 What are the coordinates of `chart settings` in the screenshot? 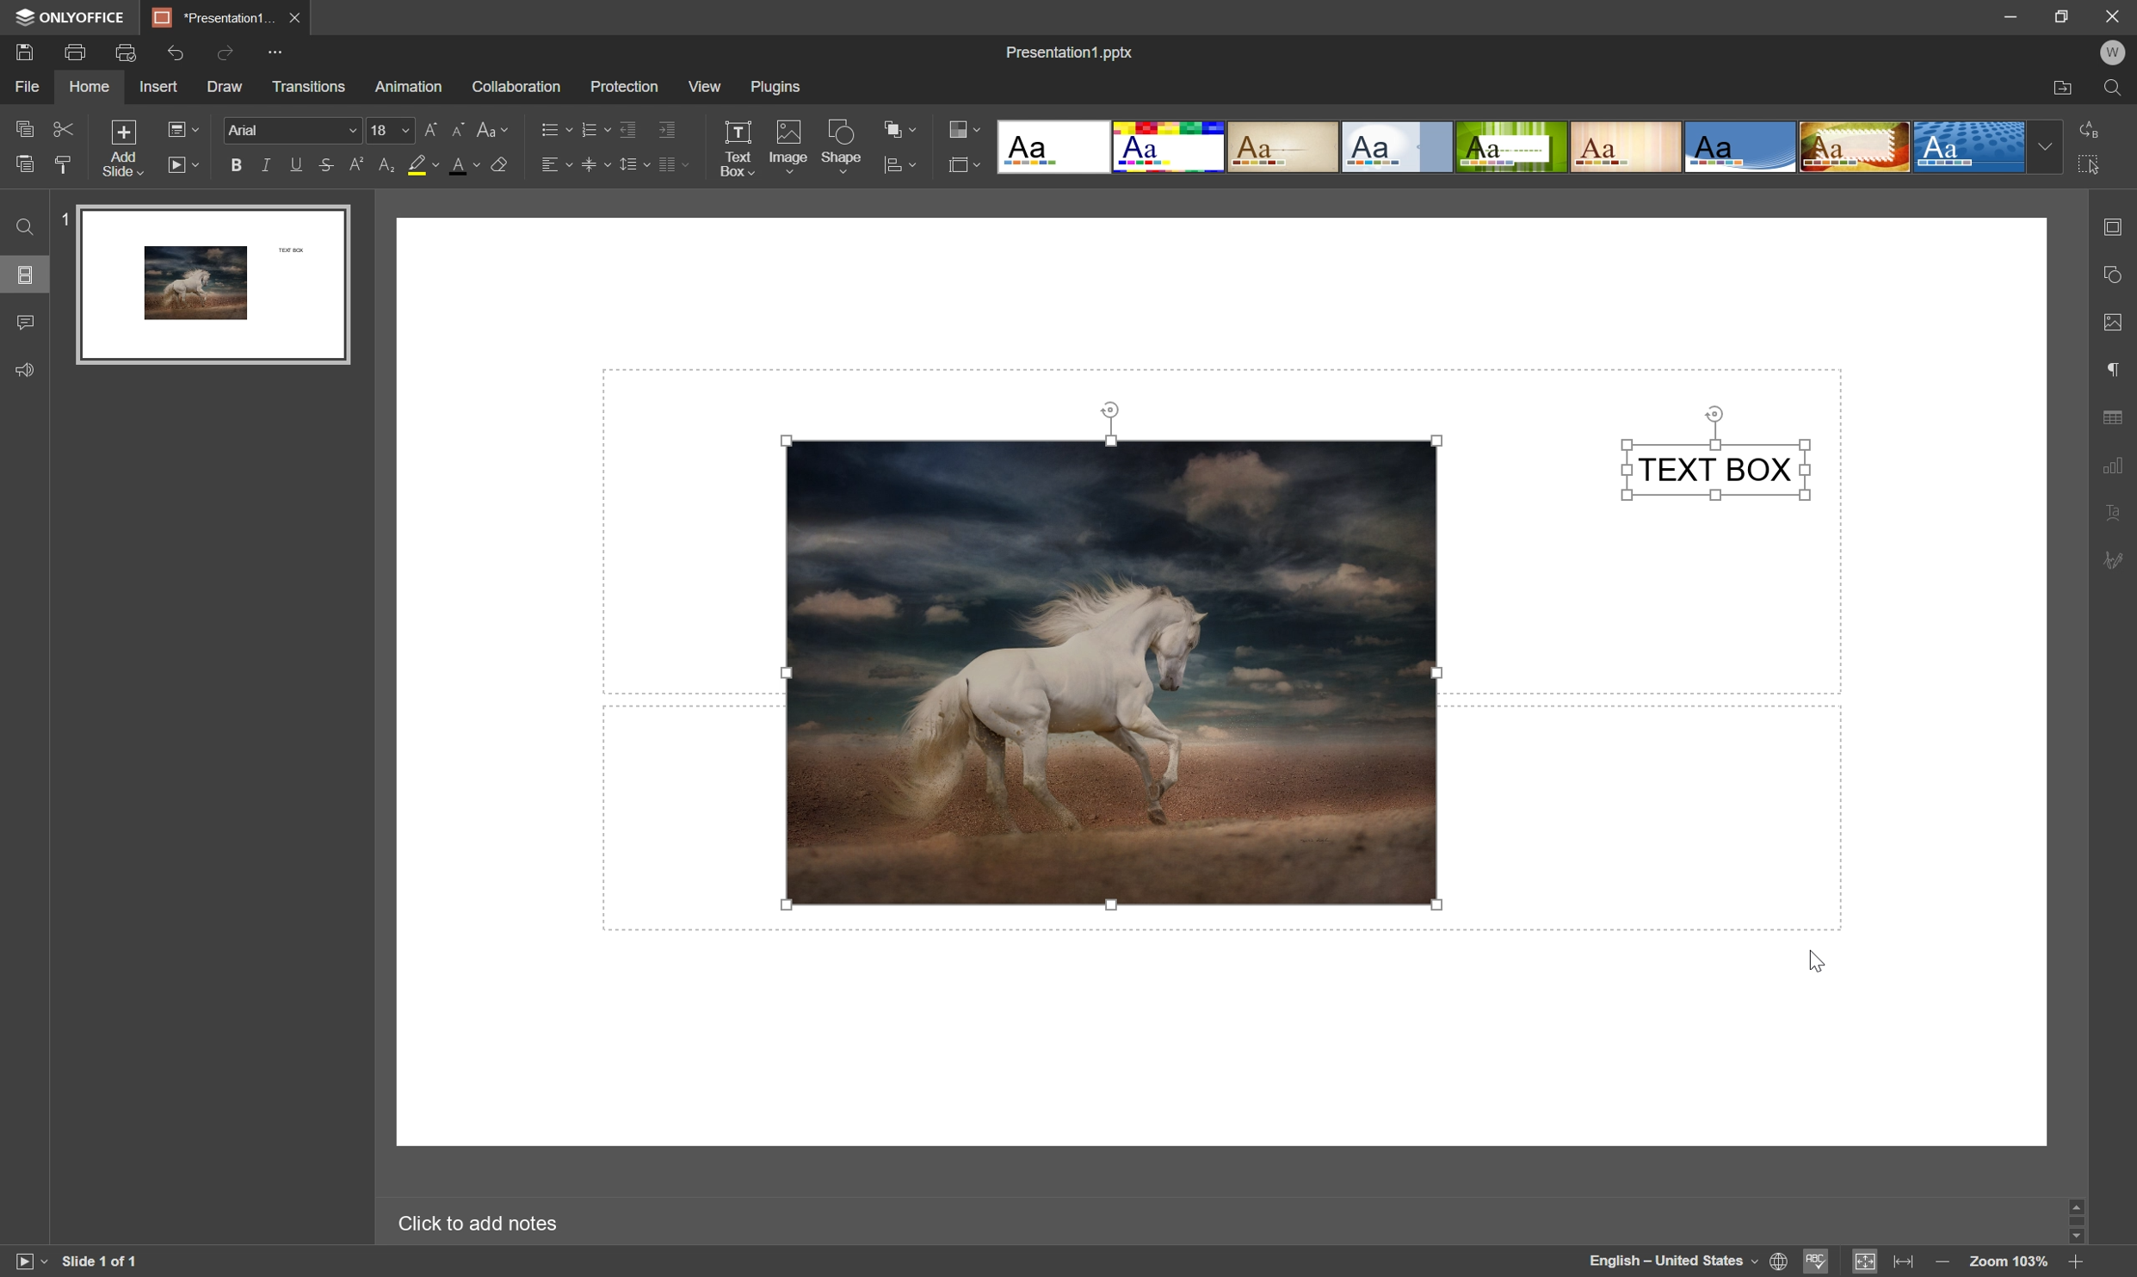 It's located at (2113, 461).